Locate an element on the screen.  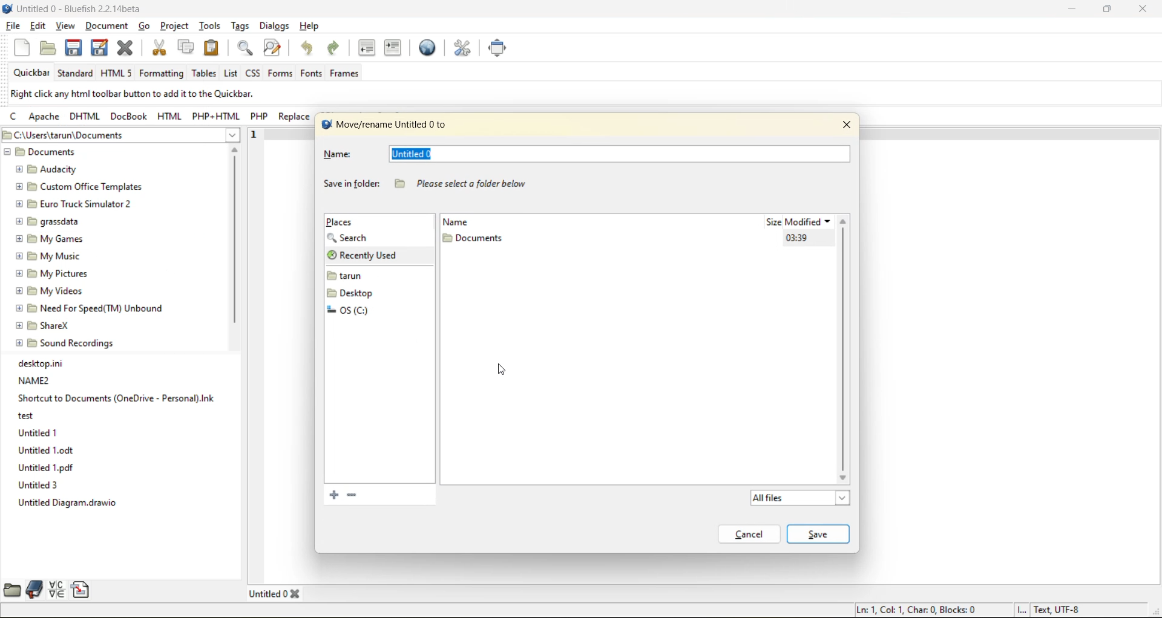
size  is located at coordinates (772, 223).